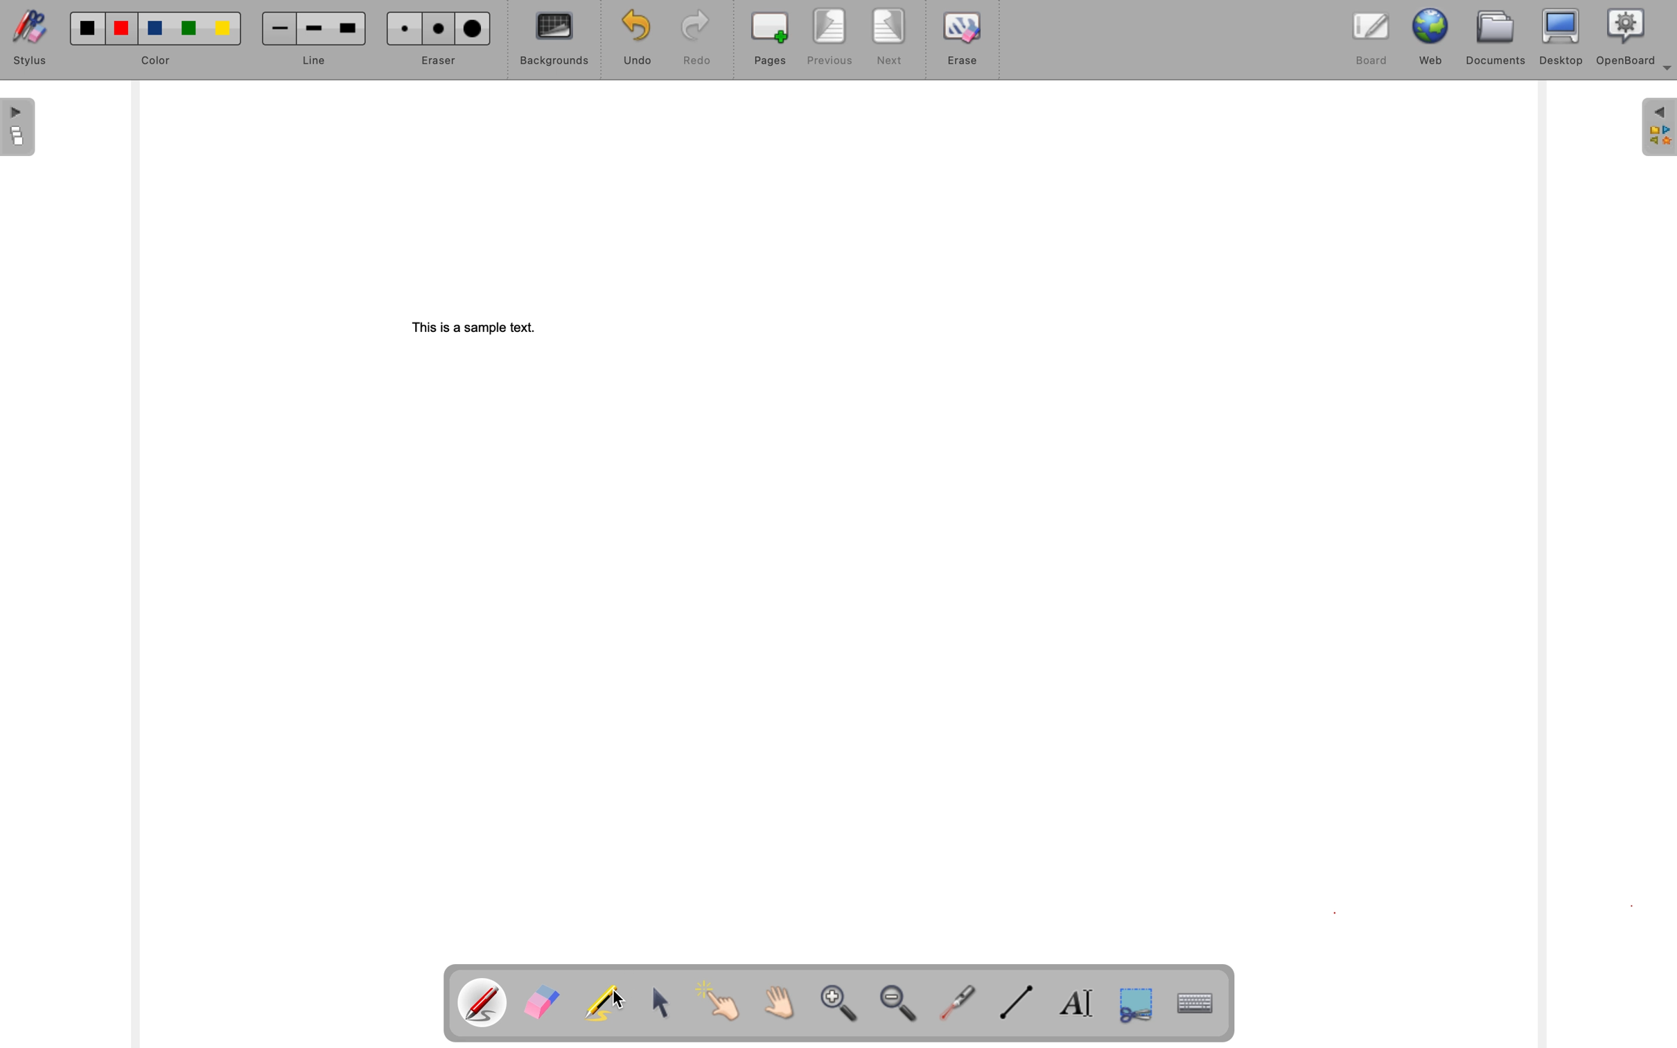 The height and width of the screenshot is (1048, 1677). I want to click on Large Eraser, so click(472, 29).